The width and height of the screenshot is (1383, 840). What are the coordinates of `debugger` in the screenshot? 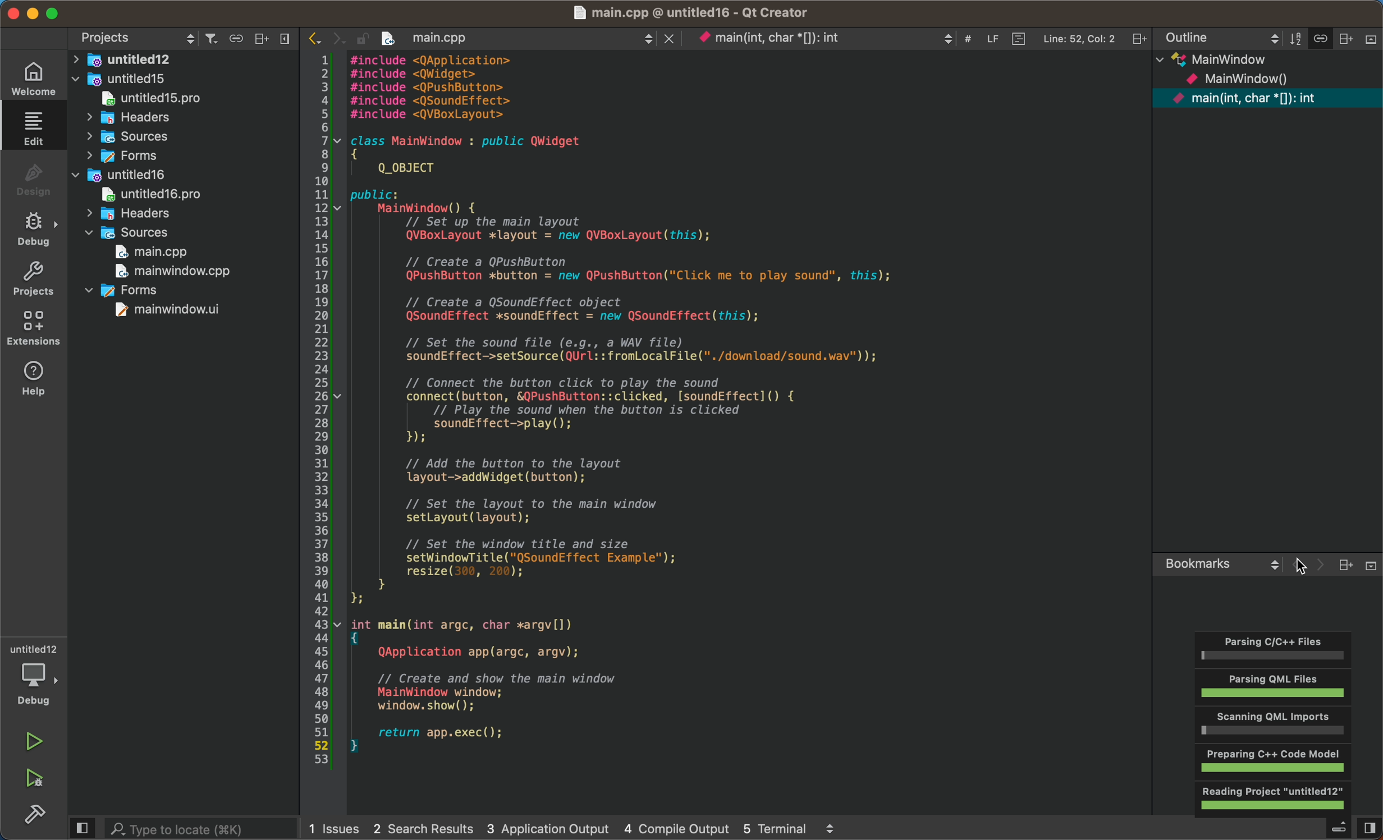 It's located at (36, 676).